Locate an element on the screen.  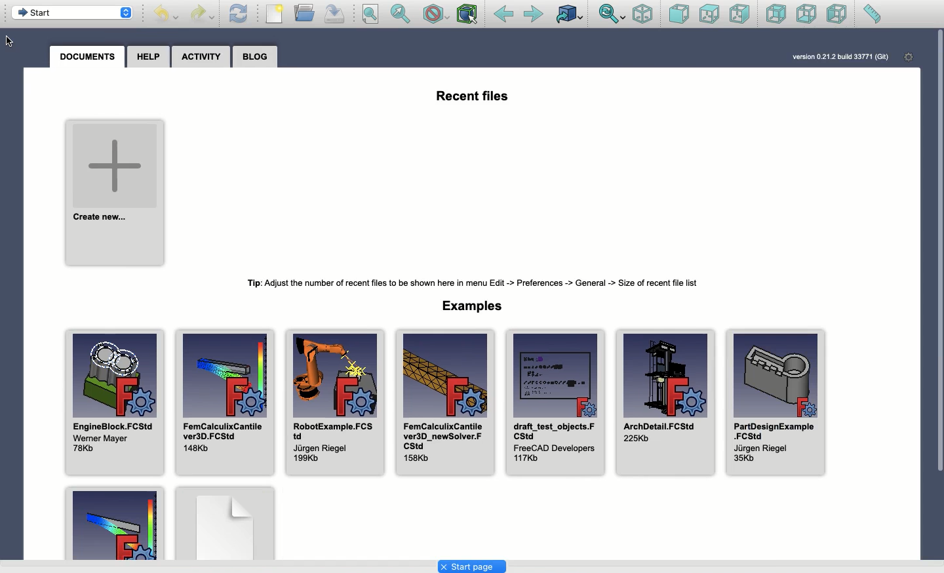
Start page is located at coordinates (472, 566).